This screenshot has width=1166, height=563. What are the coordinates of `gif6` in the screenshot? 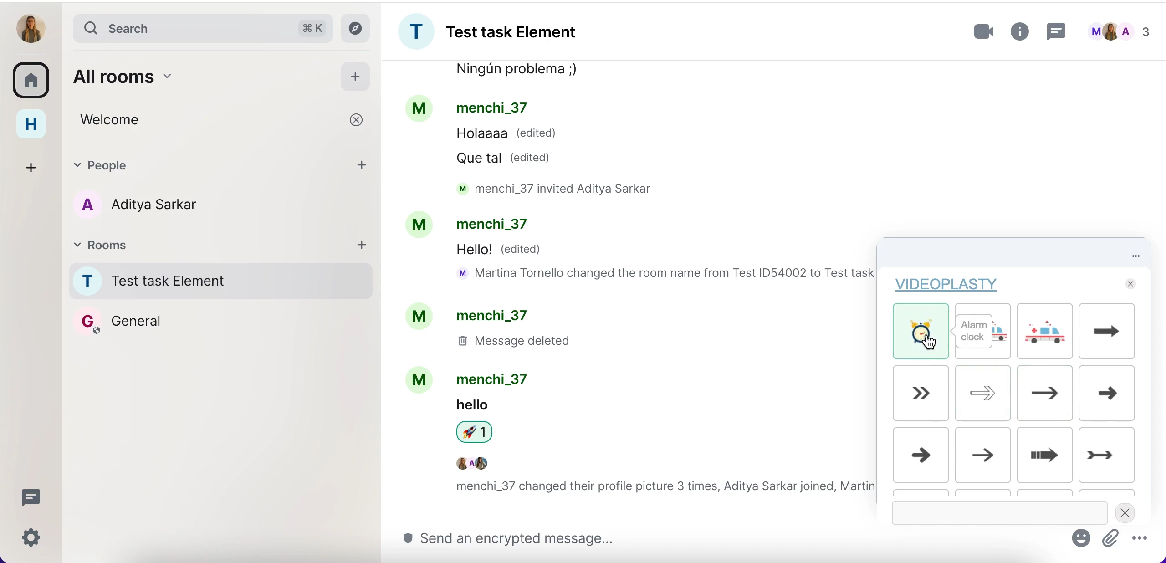 It's located at (983, 393).